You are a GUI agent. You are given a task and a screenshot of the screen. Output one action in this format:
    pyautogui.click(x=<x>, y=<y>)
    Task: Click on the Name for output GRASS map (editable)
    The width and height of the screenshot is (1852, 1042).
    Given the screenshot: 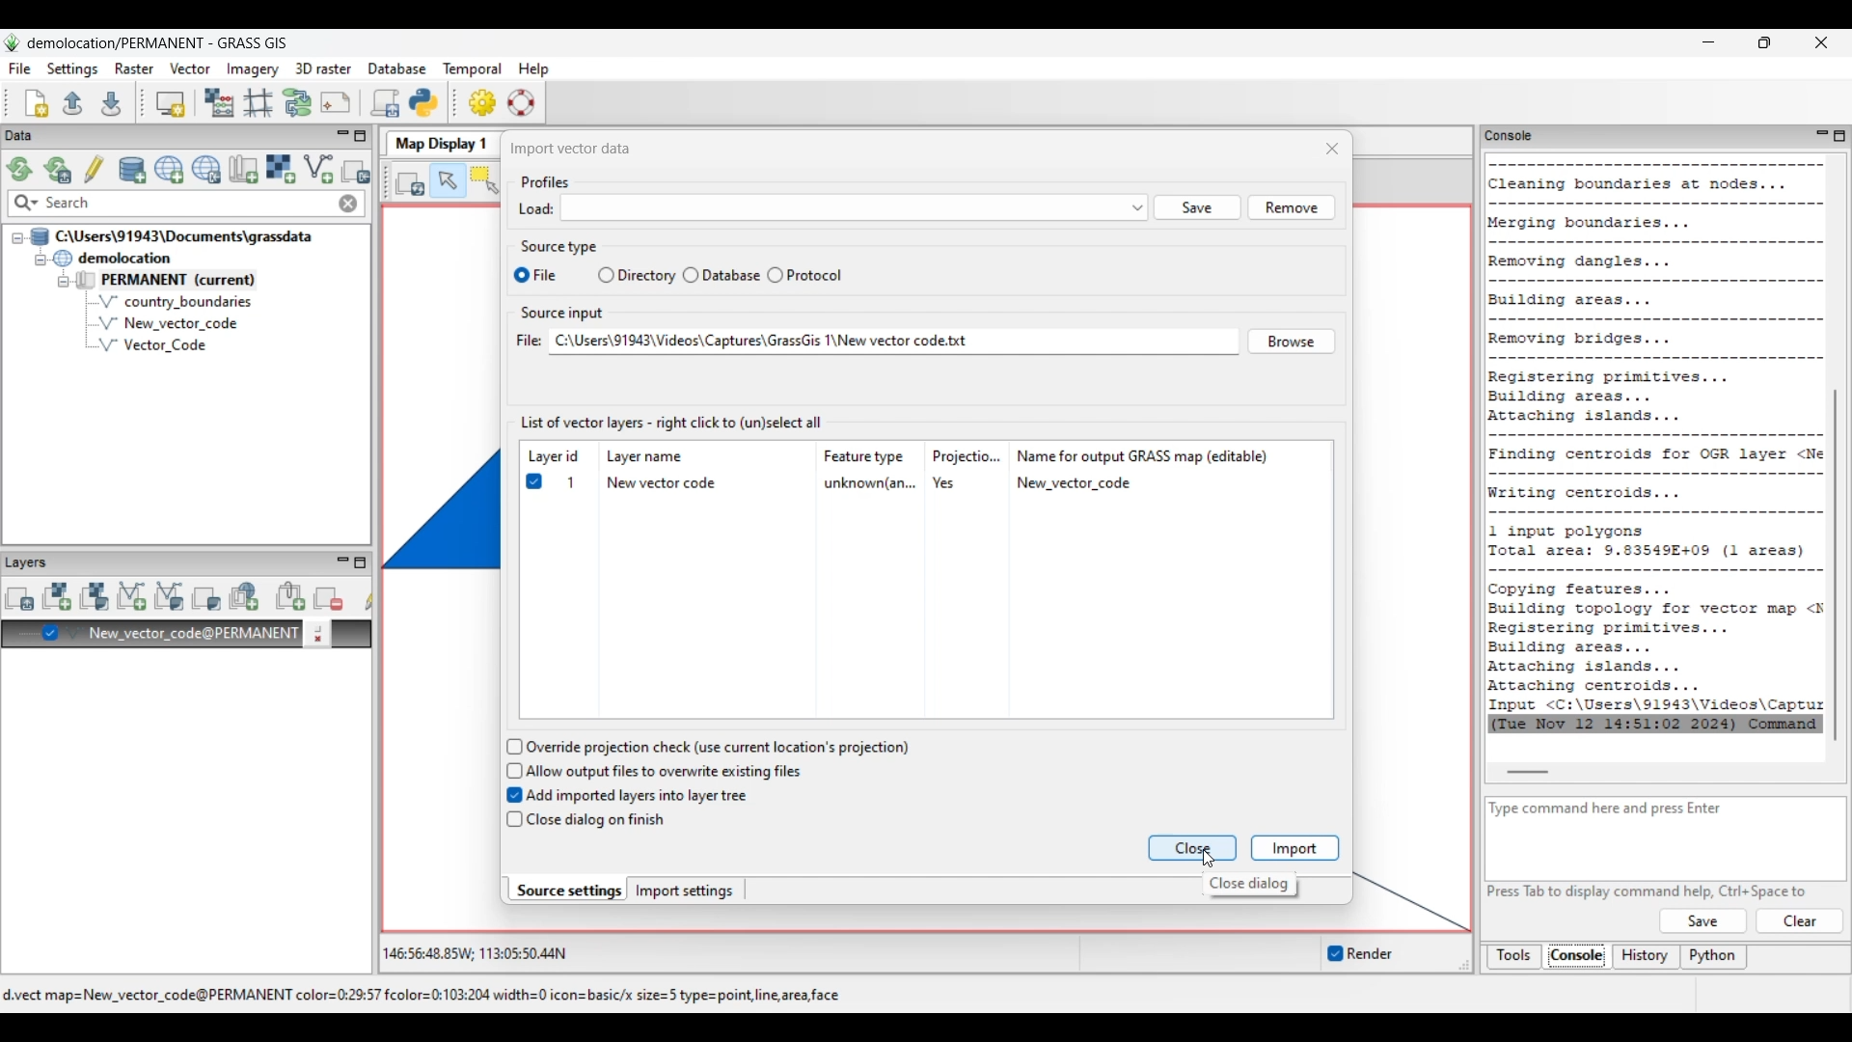 What is the action you would take?
    pyautogui.click(x=1144, y=455)
    